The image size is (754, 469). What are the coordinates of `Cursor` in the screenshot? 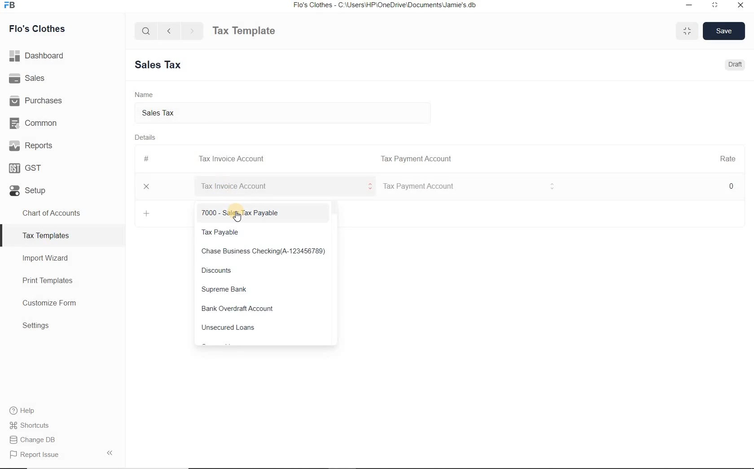 It's located at (238, 216).